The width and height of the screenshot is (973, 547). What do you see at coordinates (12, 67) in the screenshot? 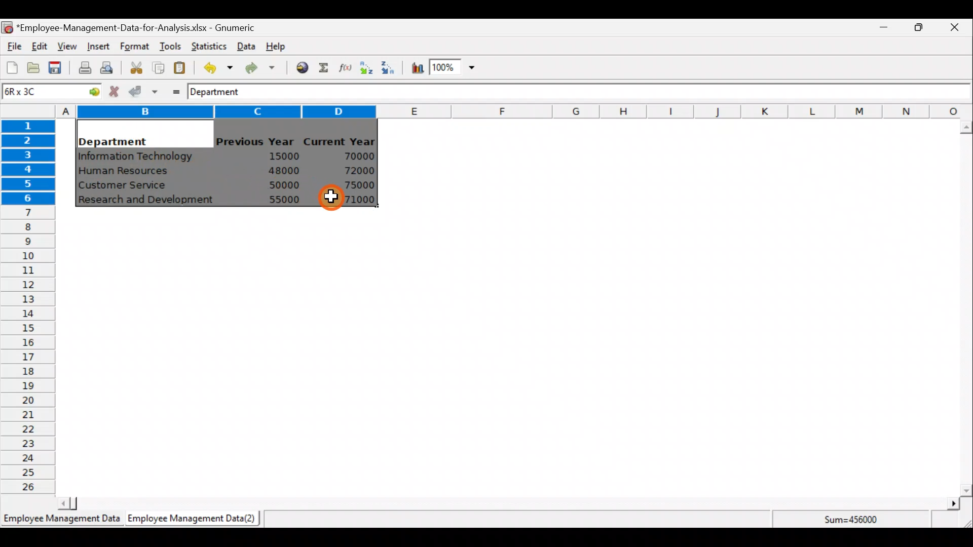
I see `Create a new workbook` at bounding box center [12, 67].